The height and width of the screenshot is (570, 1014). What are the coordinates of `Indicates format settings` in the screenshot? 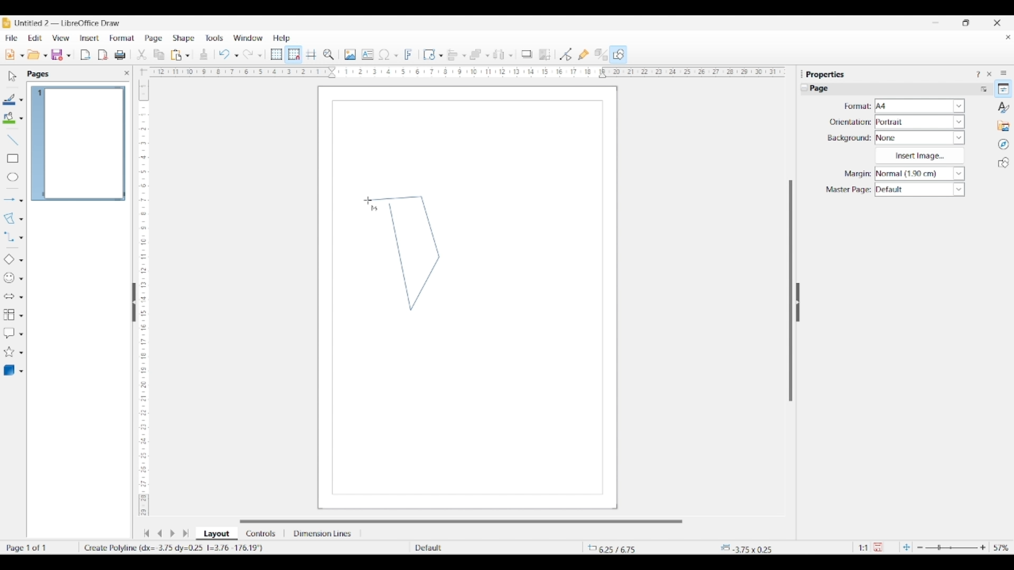 It's located at (857, 107).